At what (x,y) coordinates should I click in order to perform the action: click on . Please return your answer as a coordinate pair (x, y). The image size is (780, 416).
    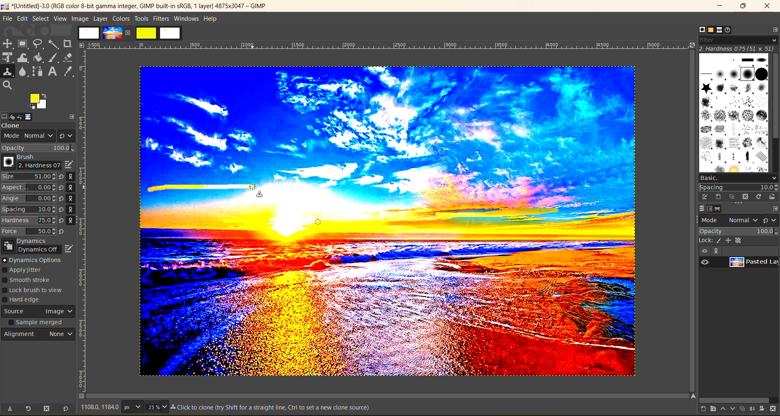
    Looking at the image, I should click on (691, 396).